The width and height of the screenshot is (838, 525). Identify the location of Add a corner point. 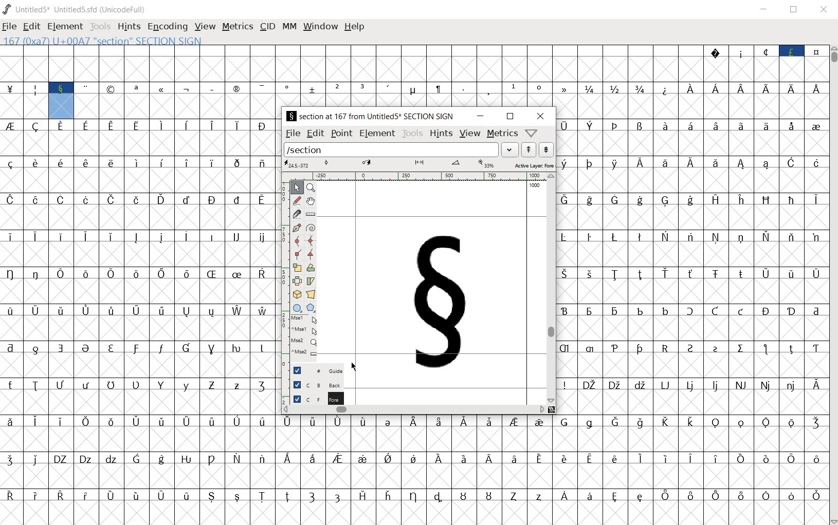
(298, 254).